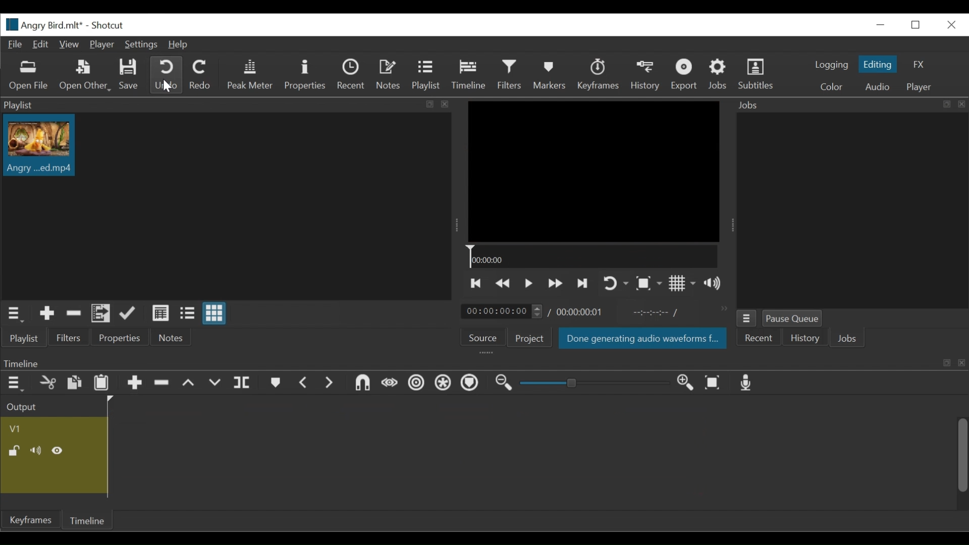 The width and height of the screenshot is (969, 545). Describe the element at coordinates (14, 449) in the screenshot. I see `(un)lock Track` at that location.